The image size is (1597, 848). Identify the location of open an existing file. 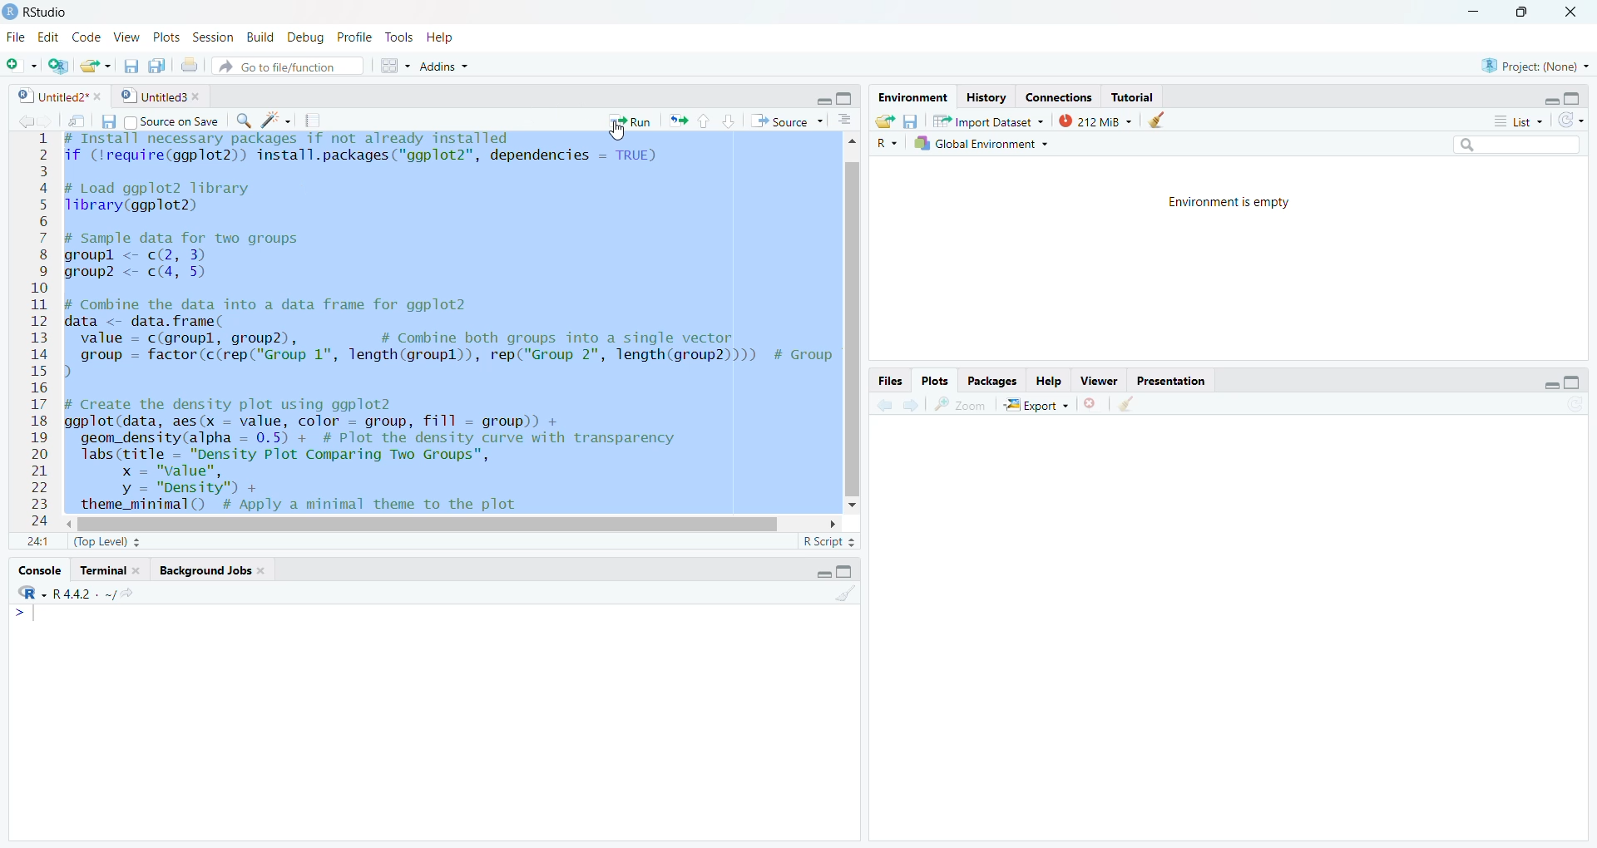
(97, 67).